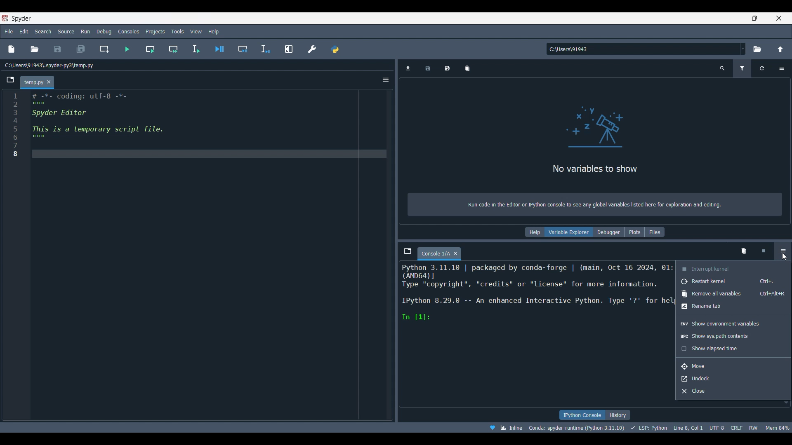 The width and height of the screenshot is (792, 445). I want to click on Software logo, so click(5, 18).